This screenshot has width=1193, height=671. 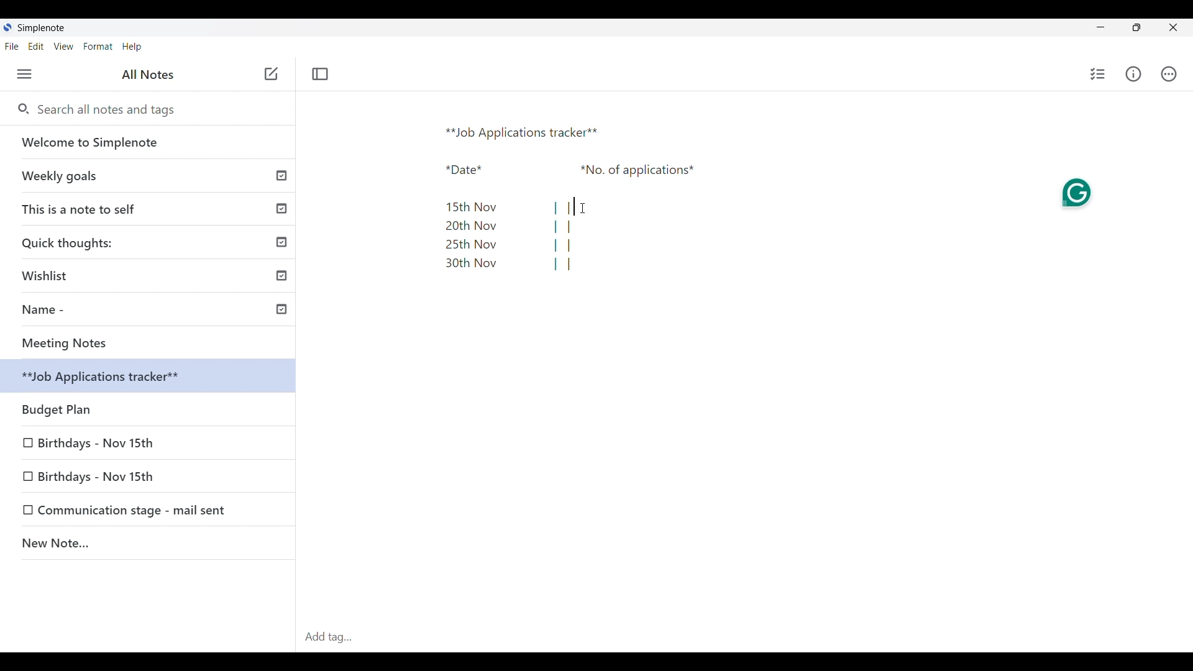 I want to click on View, so click(x=63, y=47).